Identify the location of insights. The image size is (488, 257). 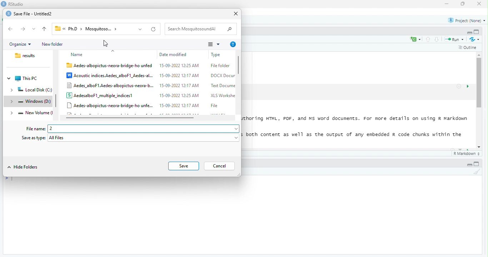
(468, 86).